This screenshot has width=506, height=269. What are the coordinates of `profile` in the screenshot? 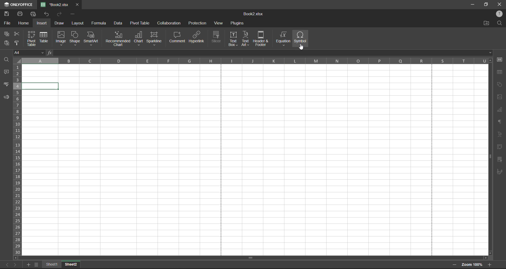 It's located at (499, 14).